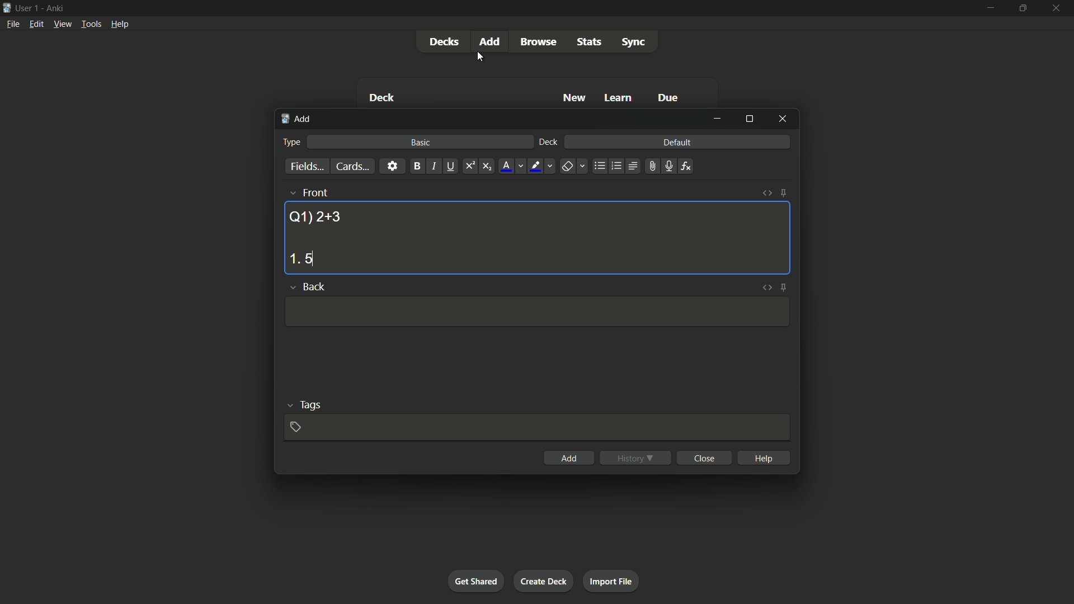  I want to click on close window, so click(783, 118).